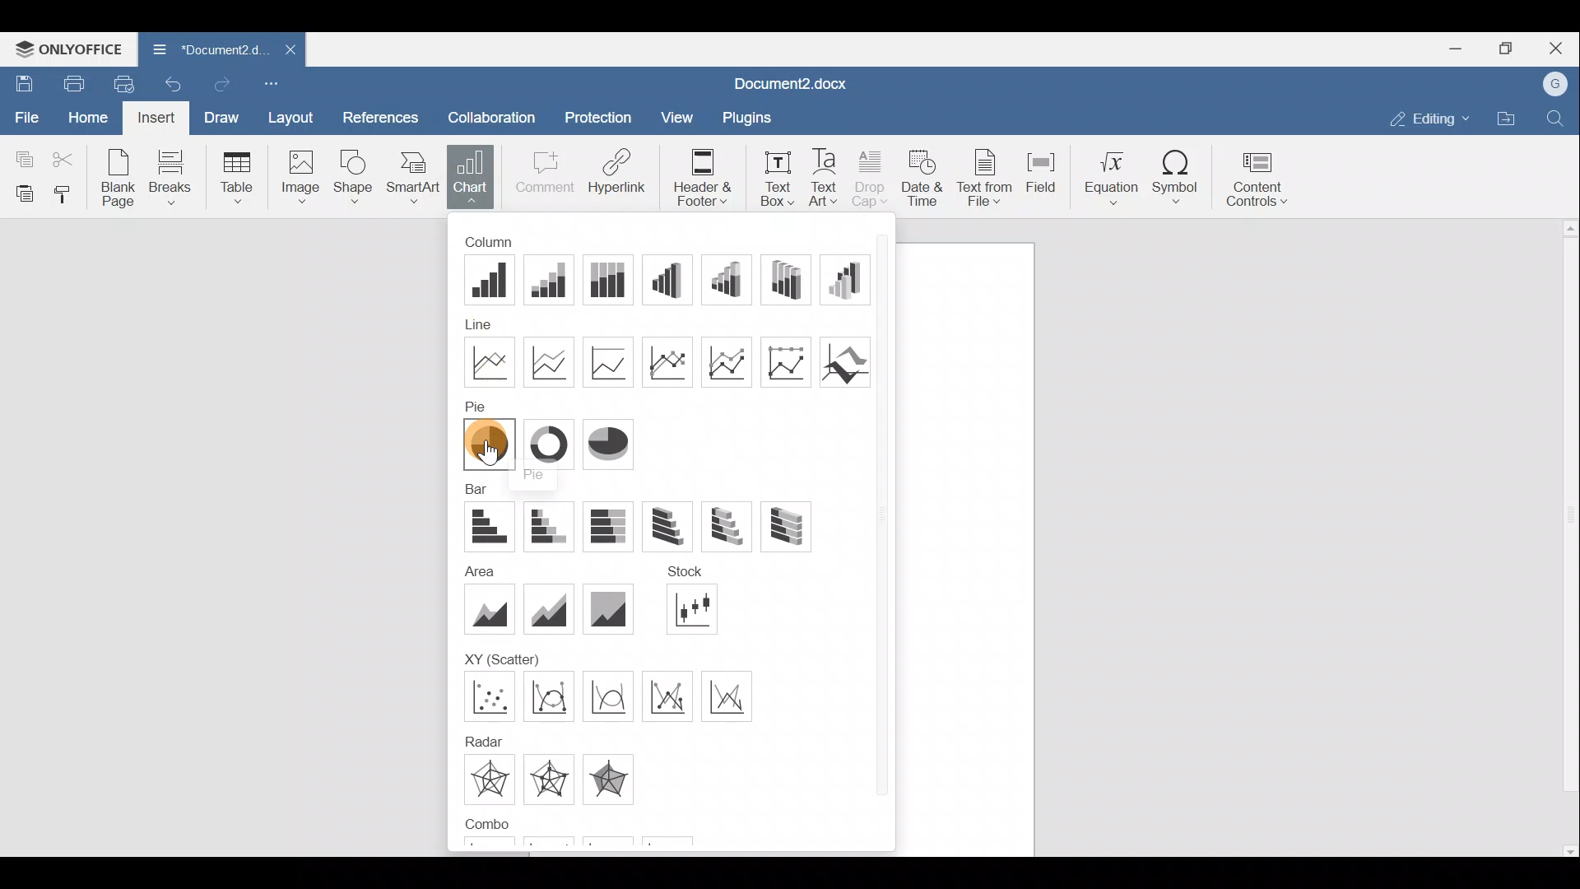 The width and height of the screenshot is (1580, 889). I want to click on Field, so click(1045, 174).